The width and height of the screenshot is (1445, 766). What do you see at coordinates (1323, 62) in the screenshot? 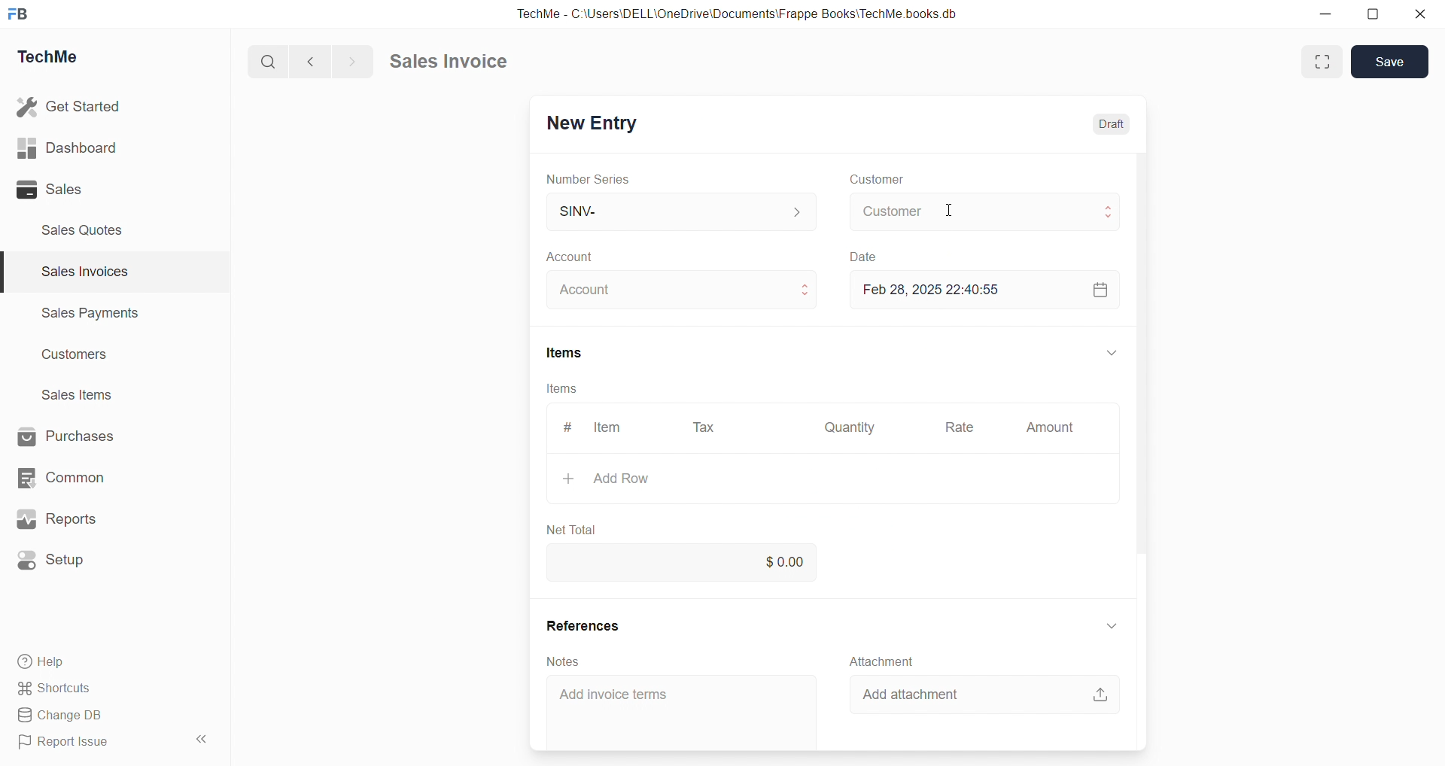
I see `enlarge` at bounding box center [1323, 62].